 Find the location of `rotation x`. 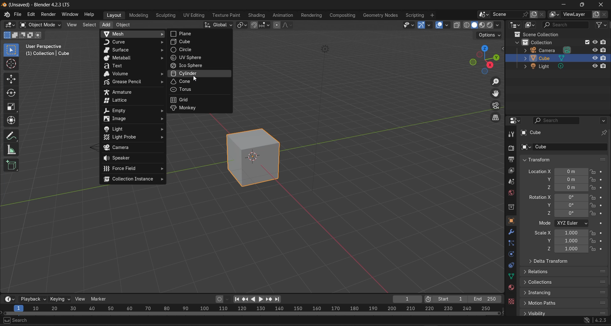

rotation x is located at coordinates (558, 197).